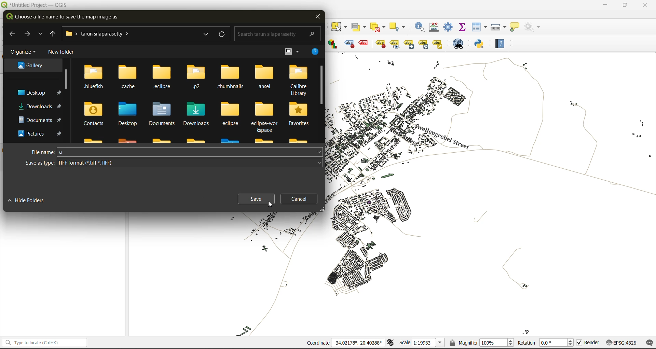  What do you see at coordinates (423, 43) in the screenshot?
I see `Rotate a label` at bounding box center [423, 43].